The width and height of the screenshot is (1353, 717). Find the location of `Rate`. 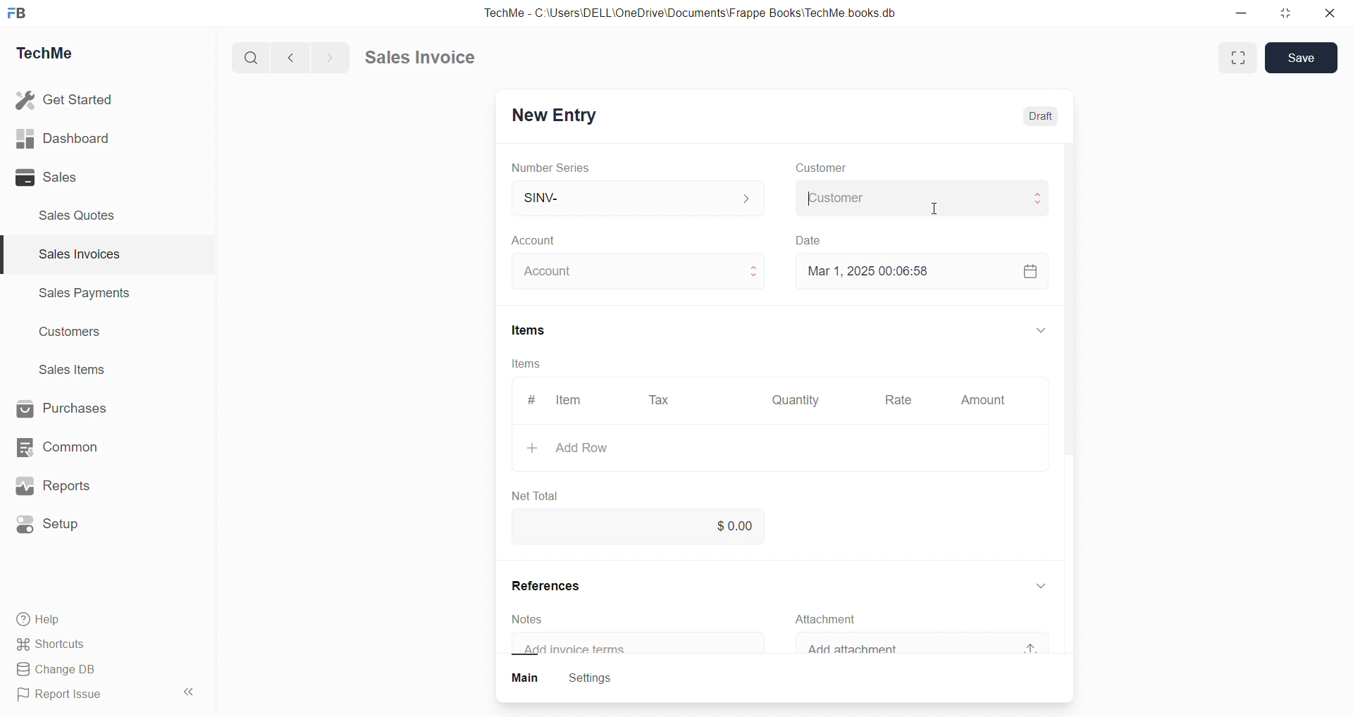

Rate is located at coordinates (901, 401).